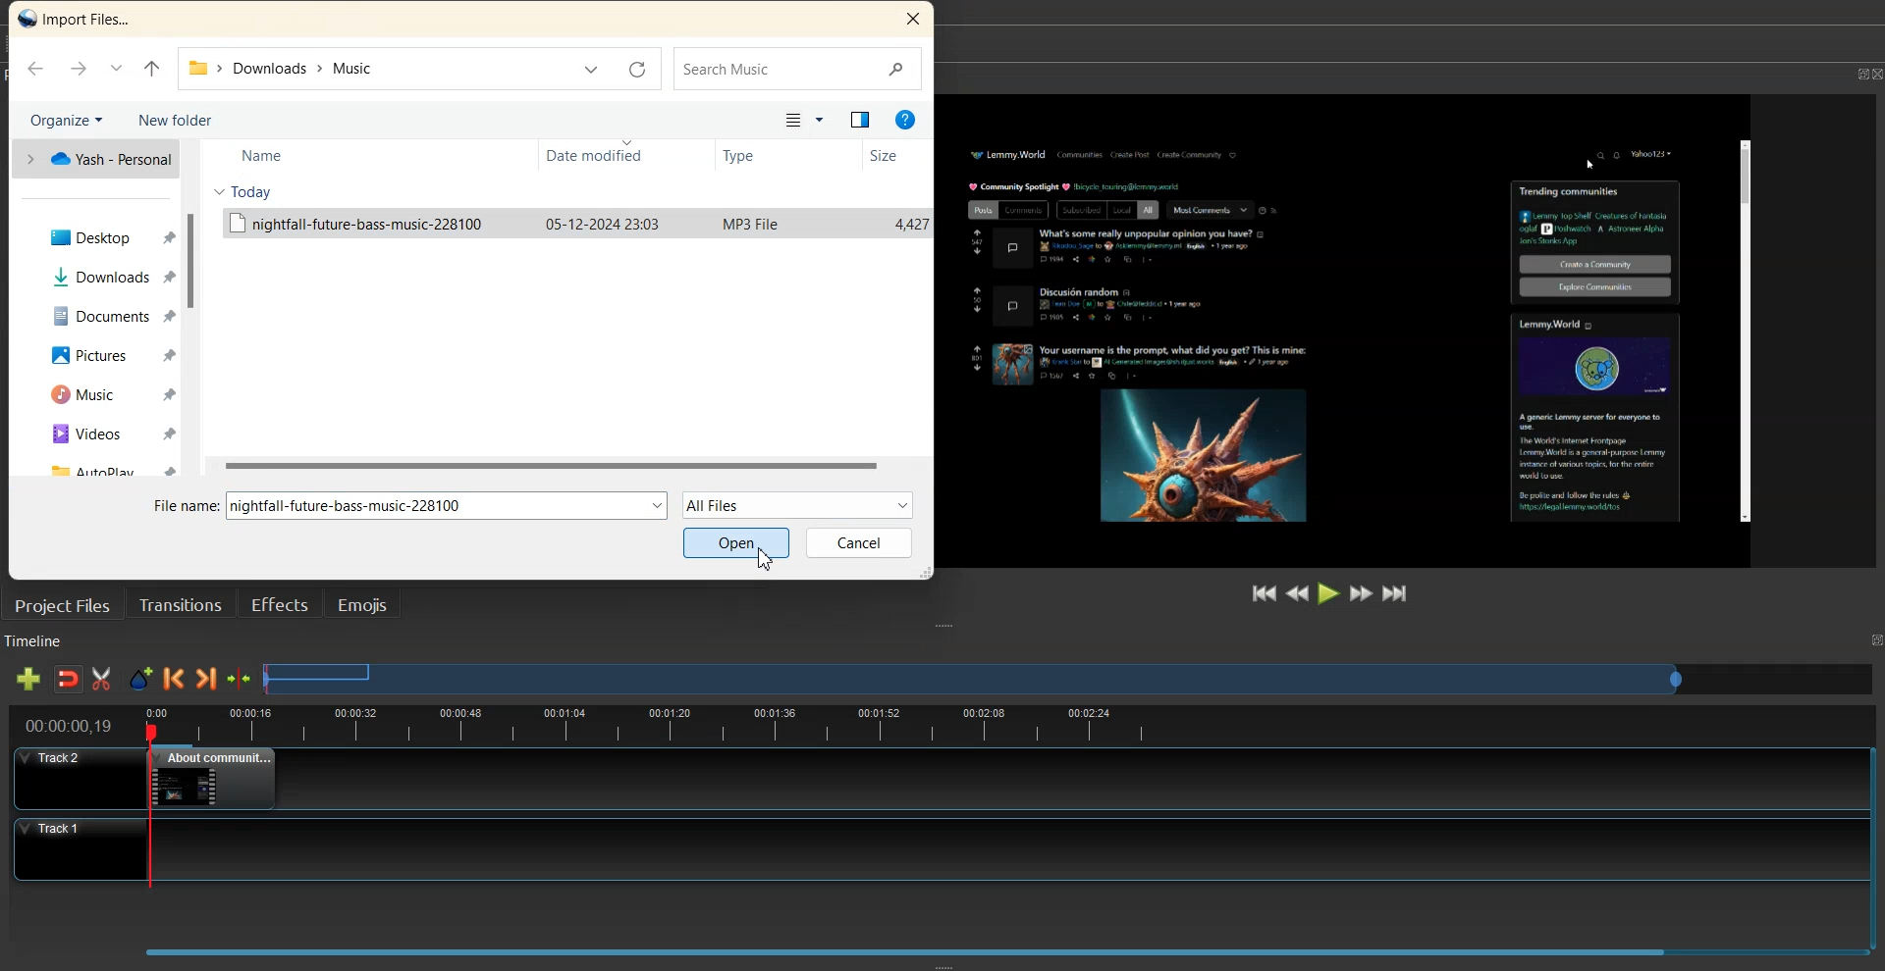  What do you see at coordinates (77, 20) in the screenshot?
I see `Text` at bounding box center [77, 20].